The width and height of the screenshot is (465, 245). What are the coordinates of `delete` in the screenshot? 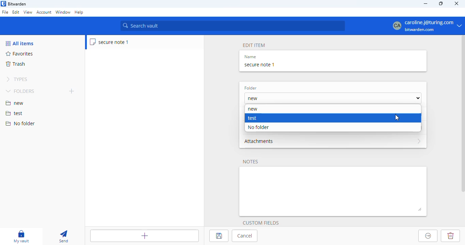 It's located at (450, 236).